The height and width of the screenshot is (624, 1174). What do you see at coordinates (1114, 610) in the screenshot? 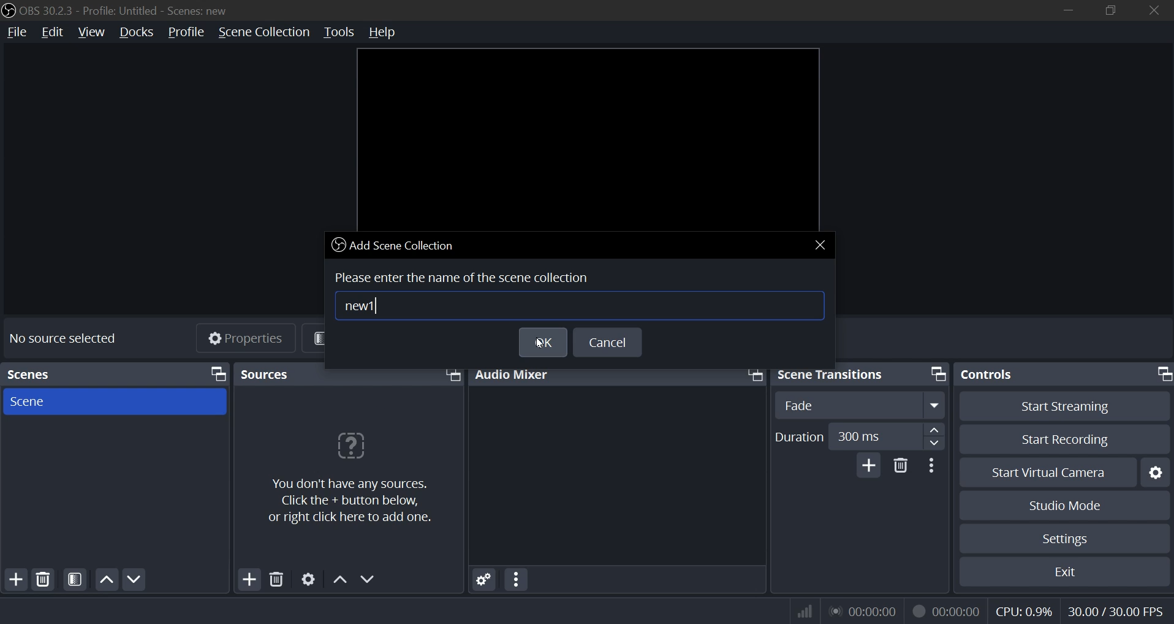
I see `fps indicator` at bounding box center [1114, 610].